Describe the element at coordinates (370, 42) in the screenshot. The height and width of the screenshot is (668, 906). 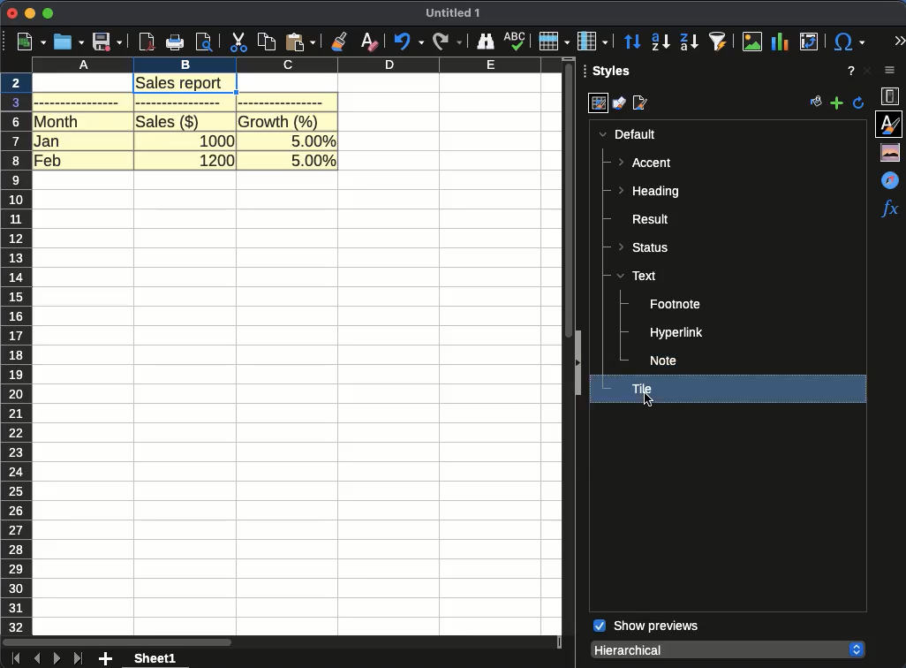
I see `clear formatting` at that location.